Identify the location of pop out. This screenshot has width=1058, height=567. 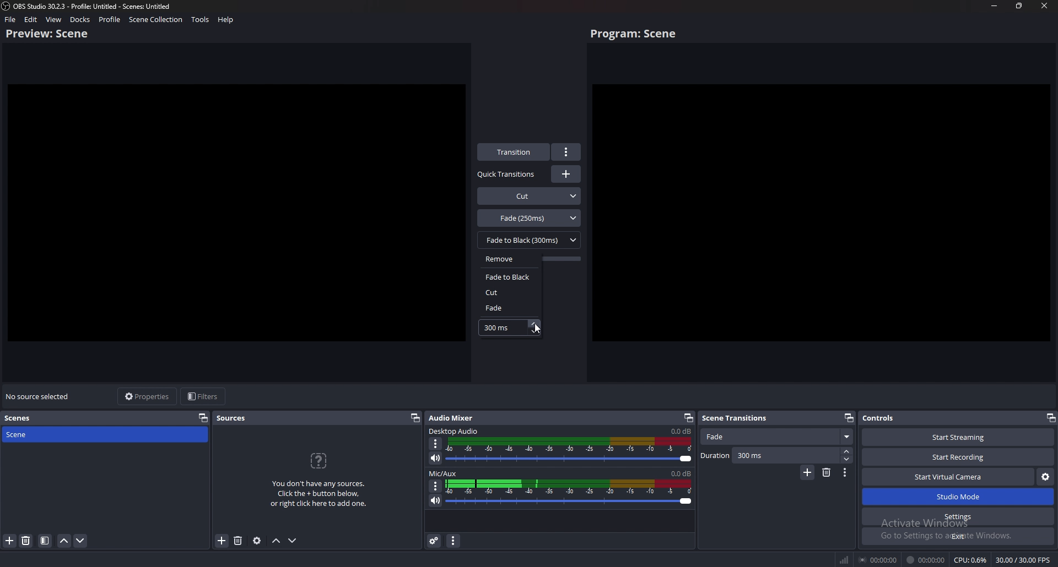
(415, 418).